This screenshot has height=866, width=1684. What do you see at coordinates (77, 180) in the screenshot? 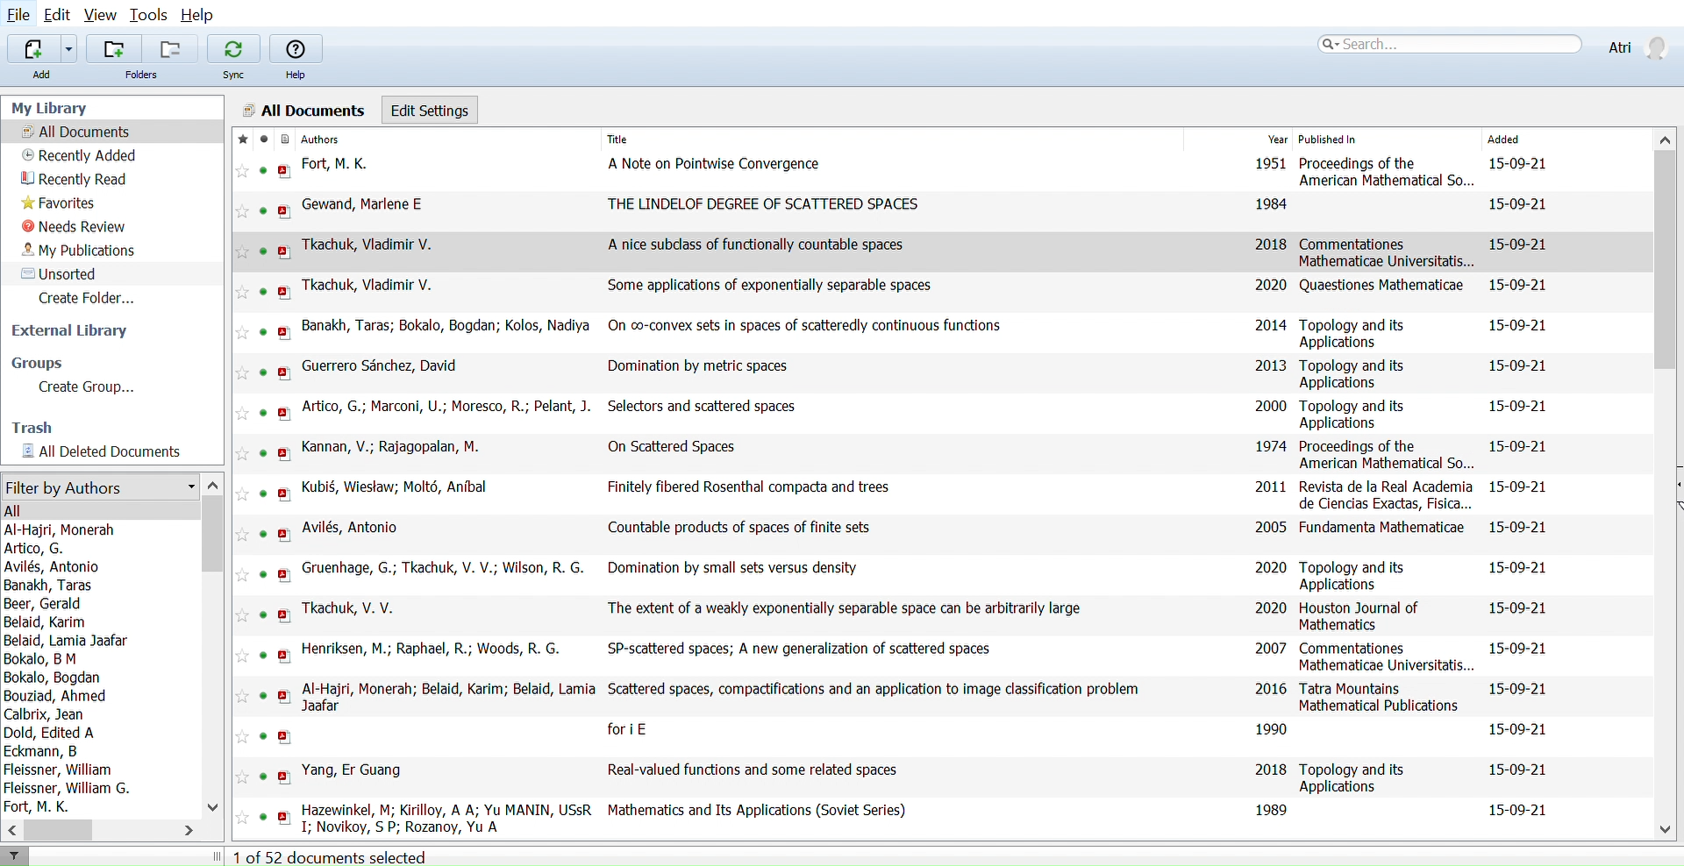
I see `Recently read` at bounding box center [77, 180].